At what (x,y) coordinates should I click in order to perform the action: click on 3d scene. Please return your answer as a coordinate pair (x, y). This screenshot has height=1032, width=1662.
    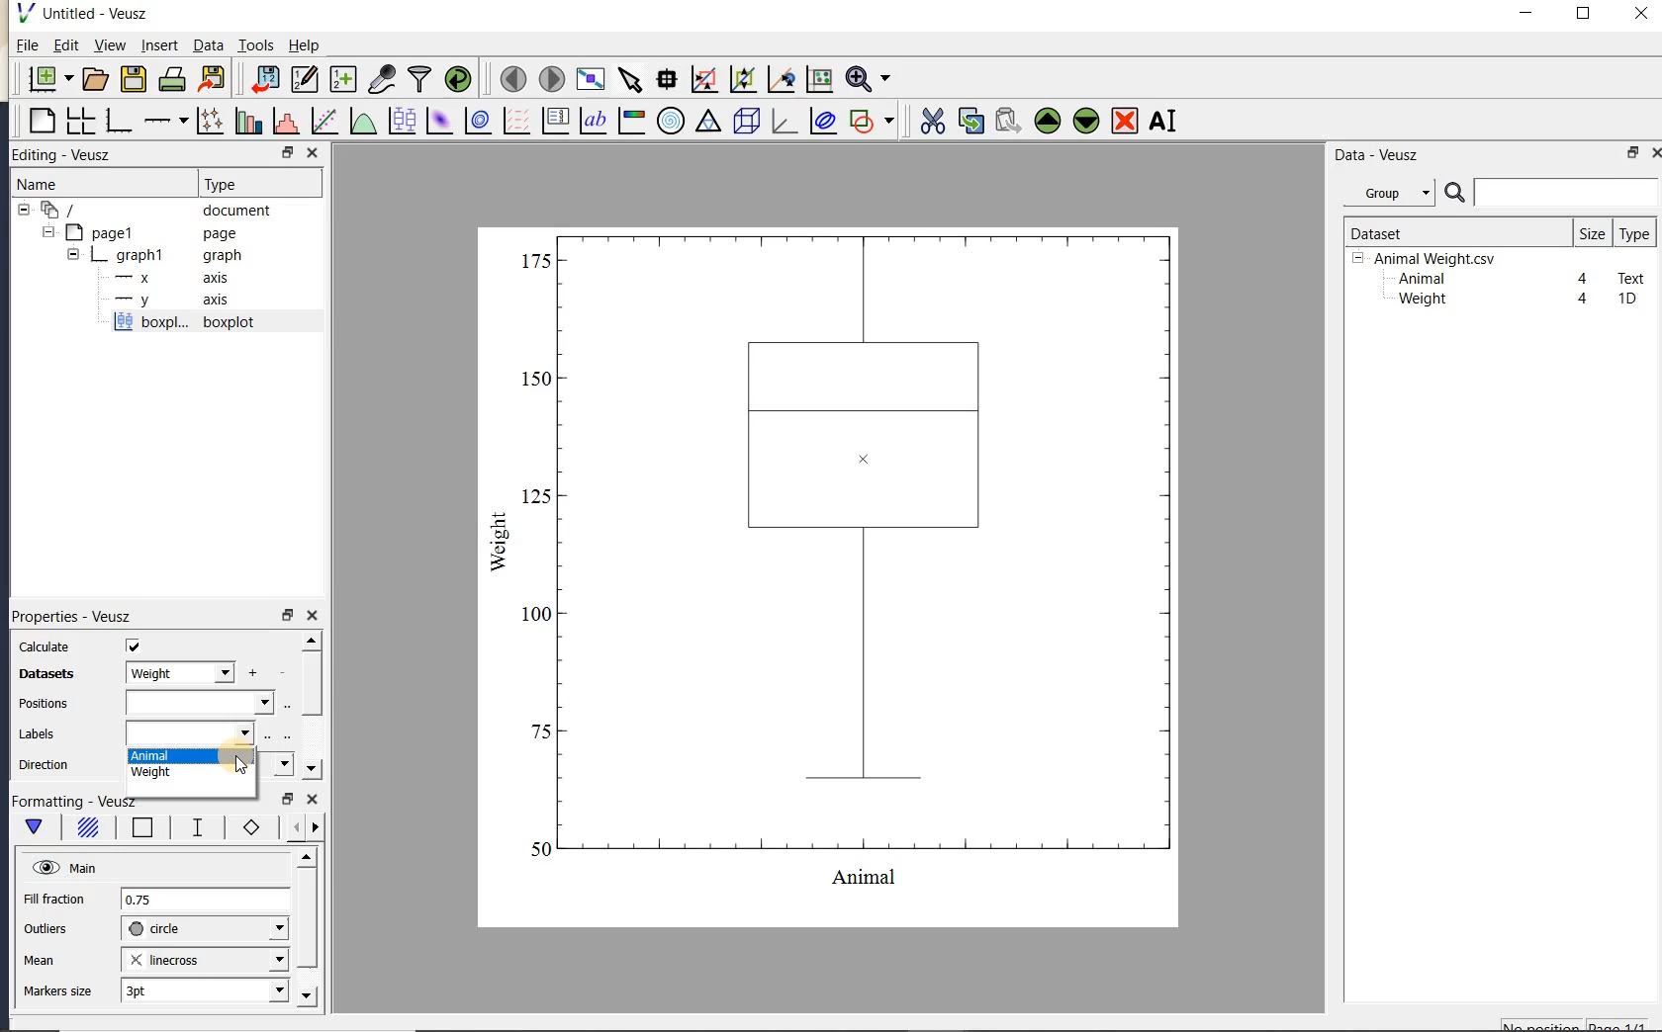
    Looking at the image, I should click on (744, 122).